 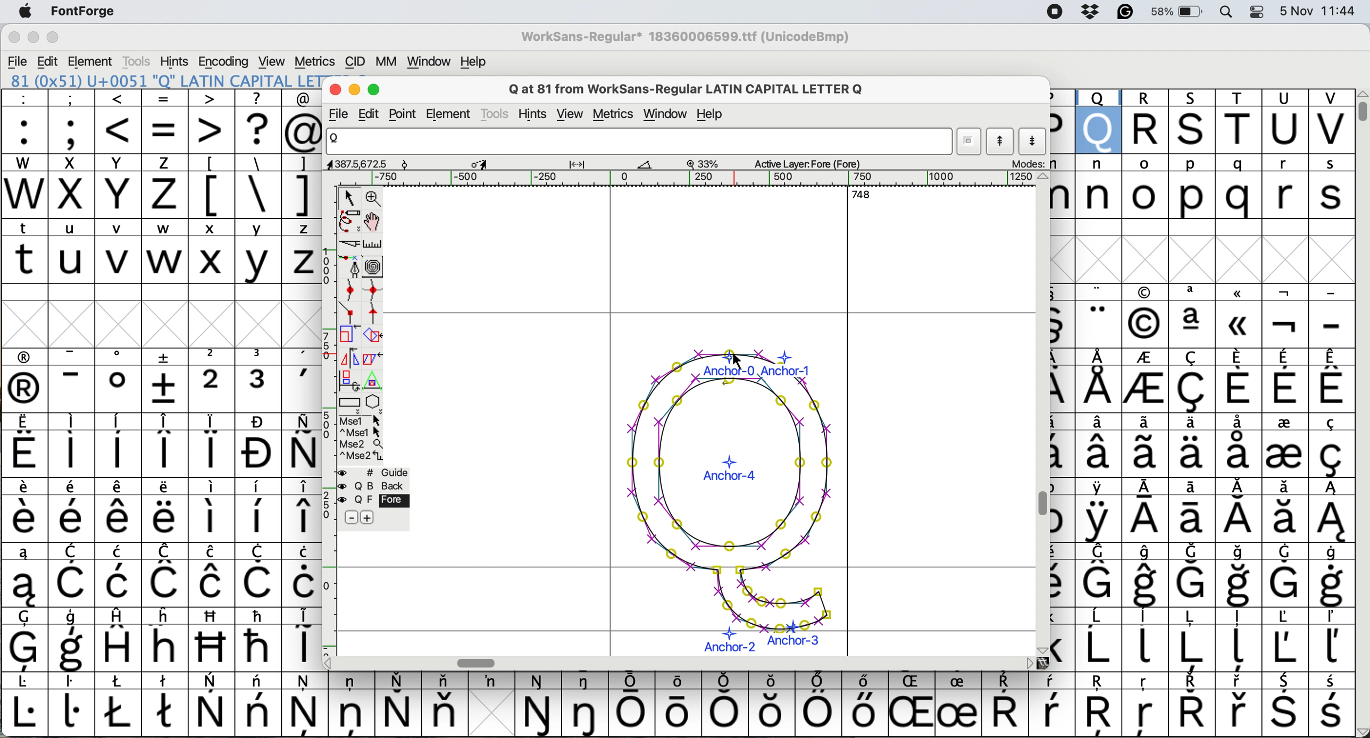 What do you see at coordinates (224, 60) in the screenshot?
I see `encoding` at bounding box center [224, 60].